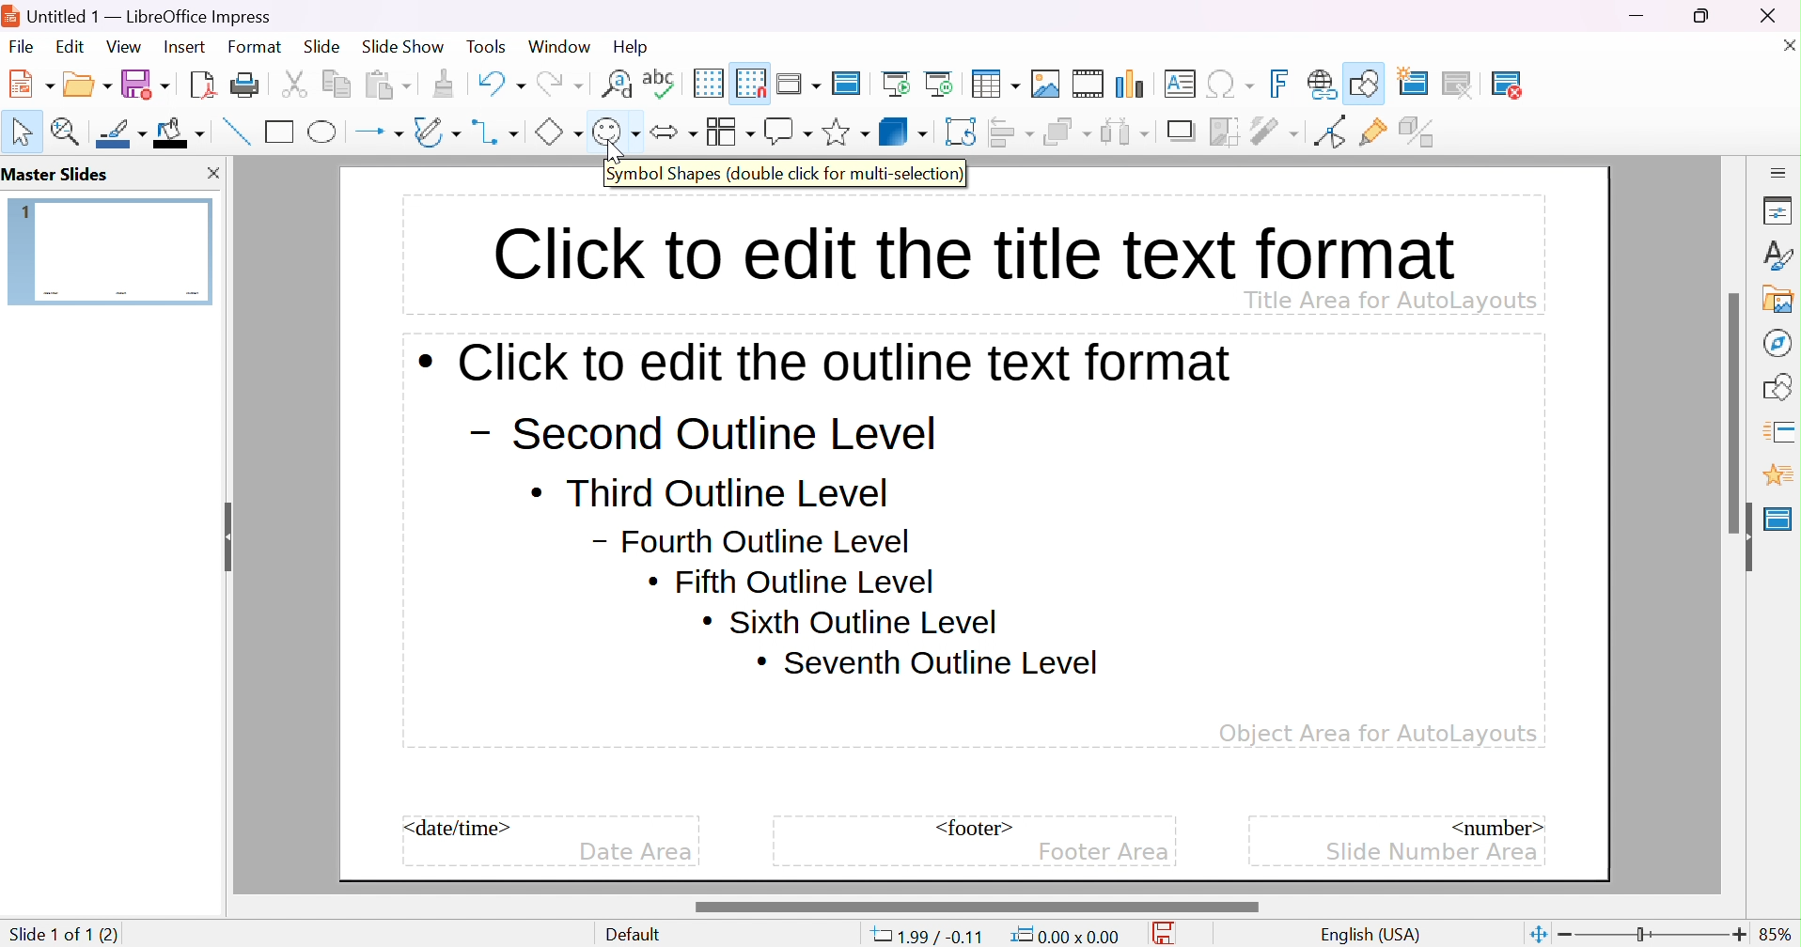  Describe the element at coordinates (1519, 85) in the screenshot. I see `delete slide` at that location.